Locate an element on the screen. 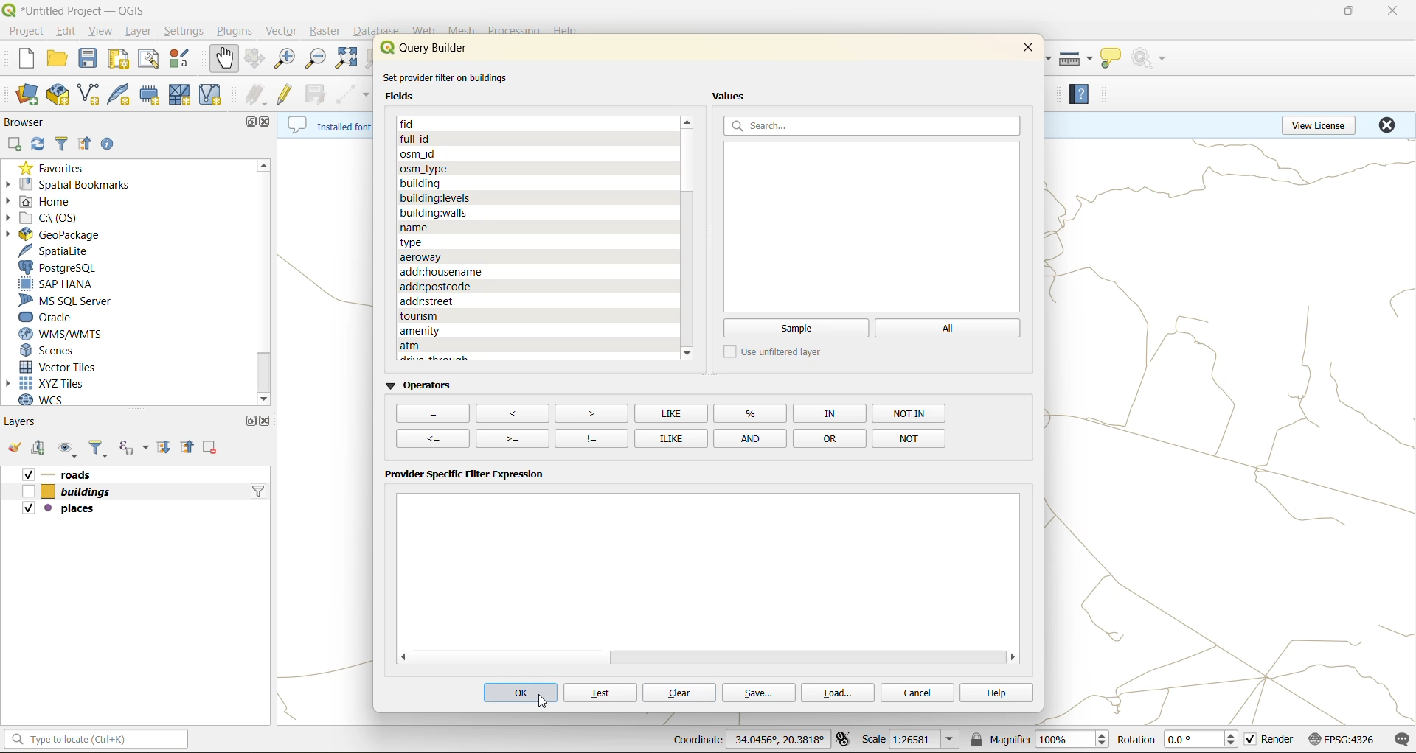 The height and width of the screenshot is (753, 1416). new is located at coordinates (17, 61).